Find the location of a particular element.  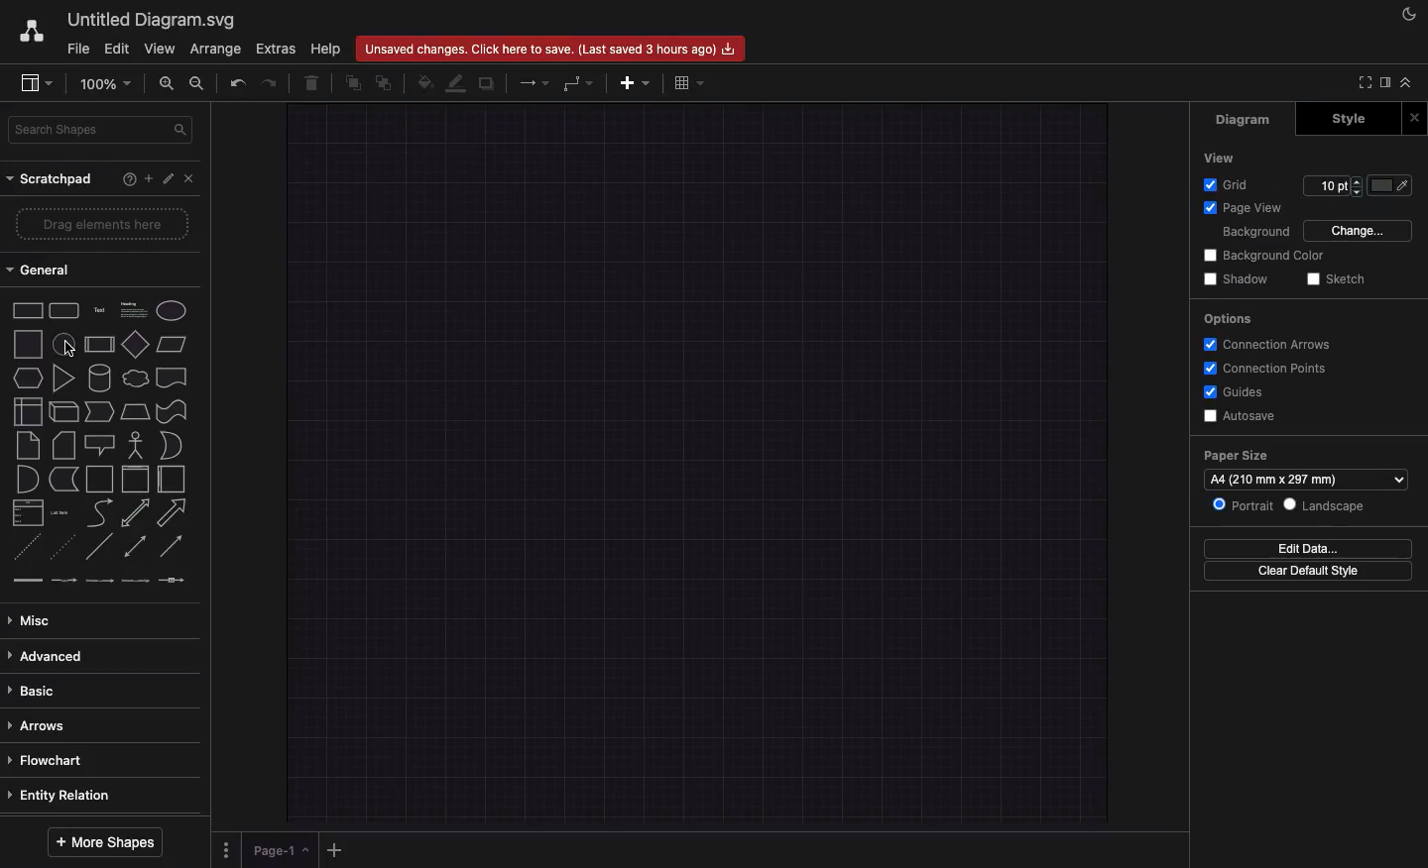

Change is located at coordinates (1362, 231).